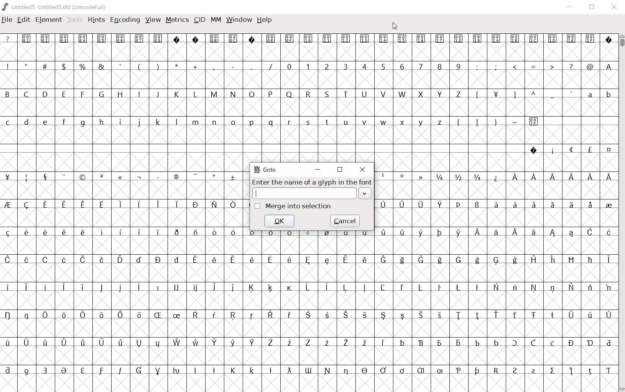 This screenshot has height=392, width=625. What do you see at coordinates (120, 315) in the screenshot?
I see `Symbol` at bounding box center [120, 315].